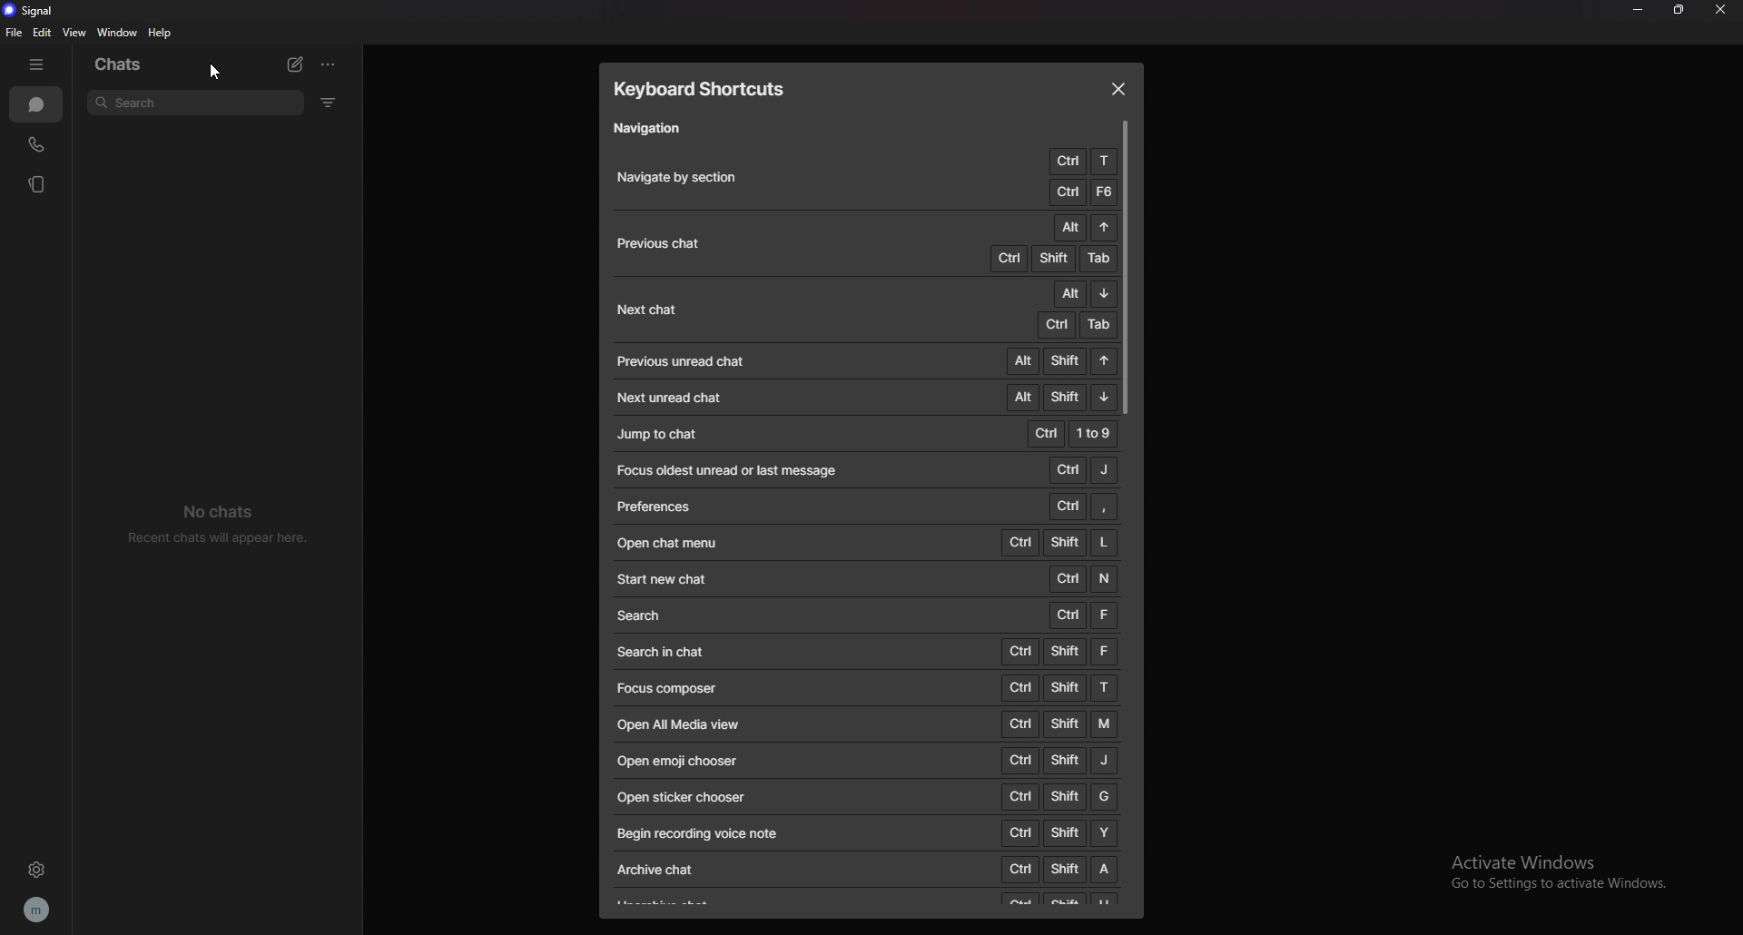 The image size is (1743, 935). What do you see at coordinates (38, 910) in the screenshot?
I see `profile` at bounding box center [38, 910].